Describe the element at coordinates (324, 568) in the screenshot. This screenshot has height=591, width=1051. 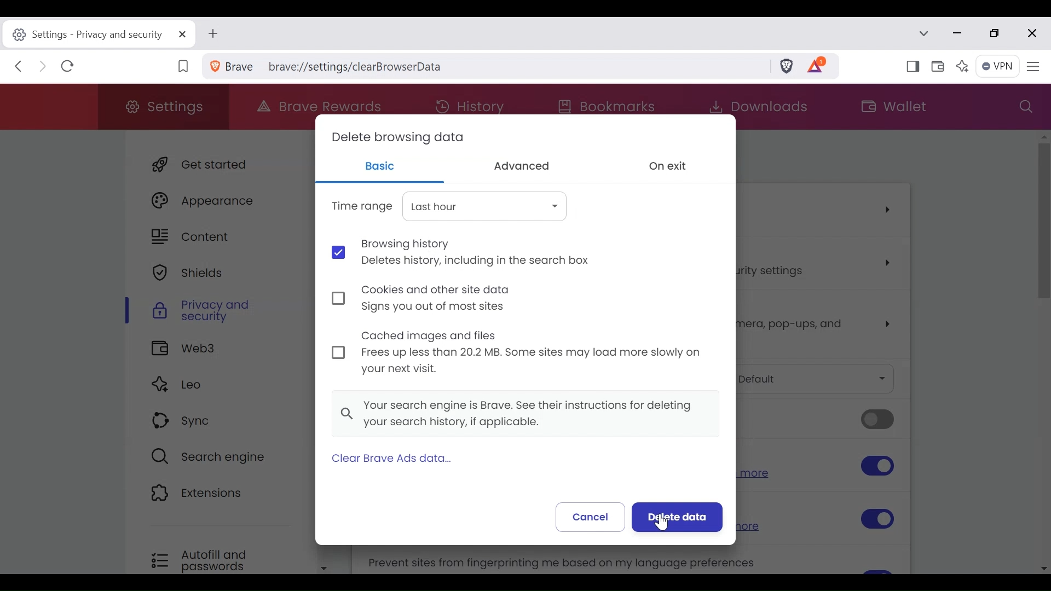
I see `Scroll down` at that location.